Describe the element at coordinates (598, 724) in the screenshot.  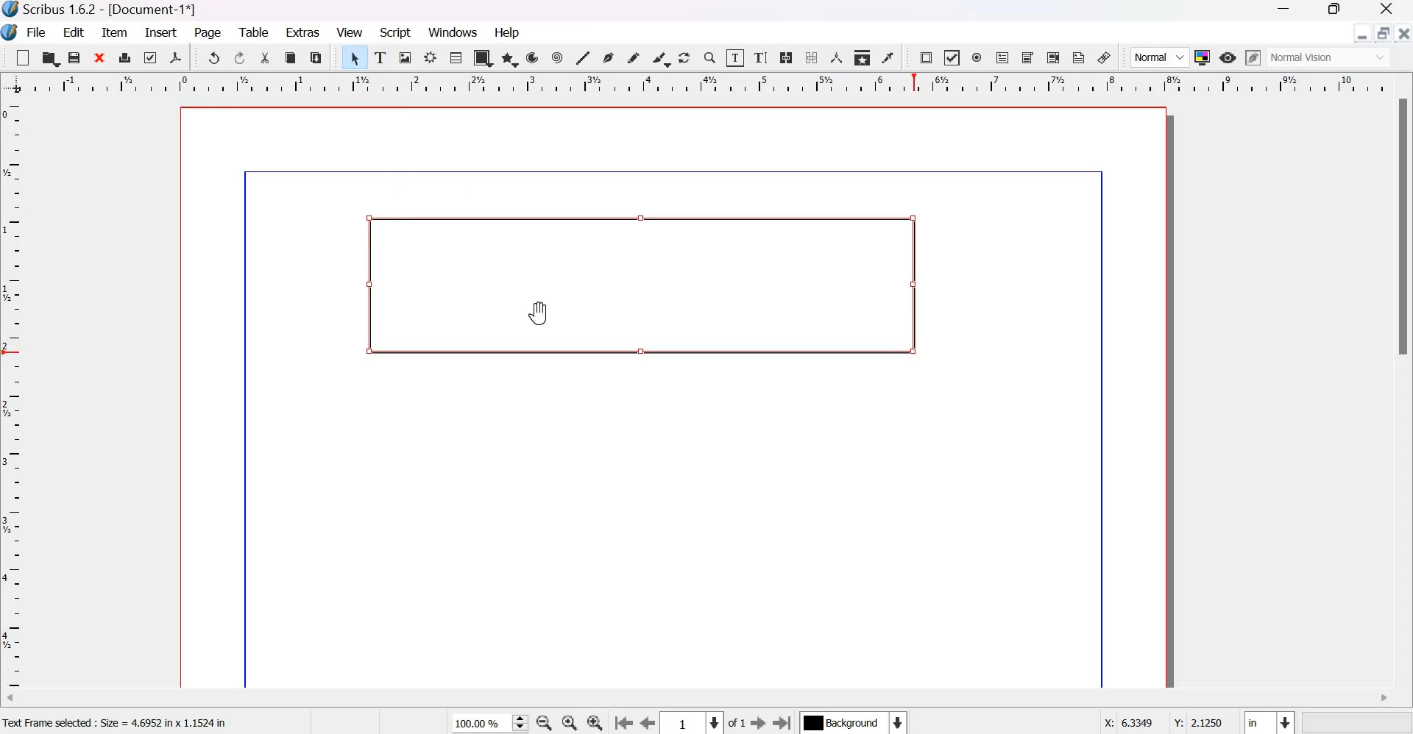
I see `` at that location.